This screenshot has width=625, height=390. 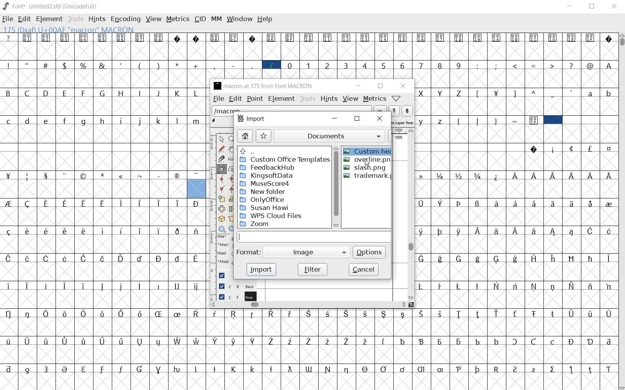 What do you see at coordinates (366, 369) in the screenshot?
I see `Symbol` at bounding box center [366, 369].